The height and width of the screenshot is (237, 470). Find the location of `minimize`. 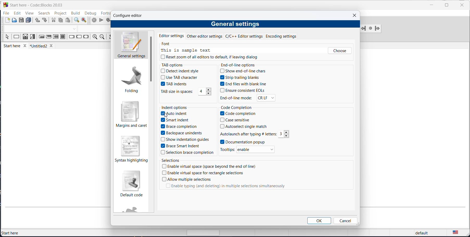

minimize is located at coordinates (431, 6).